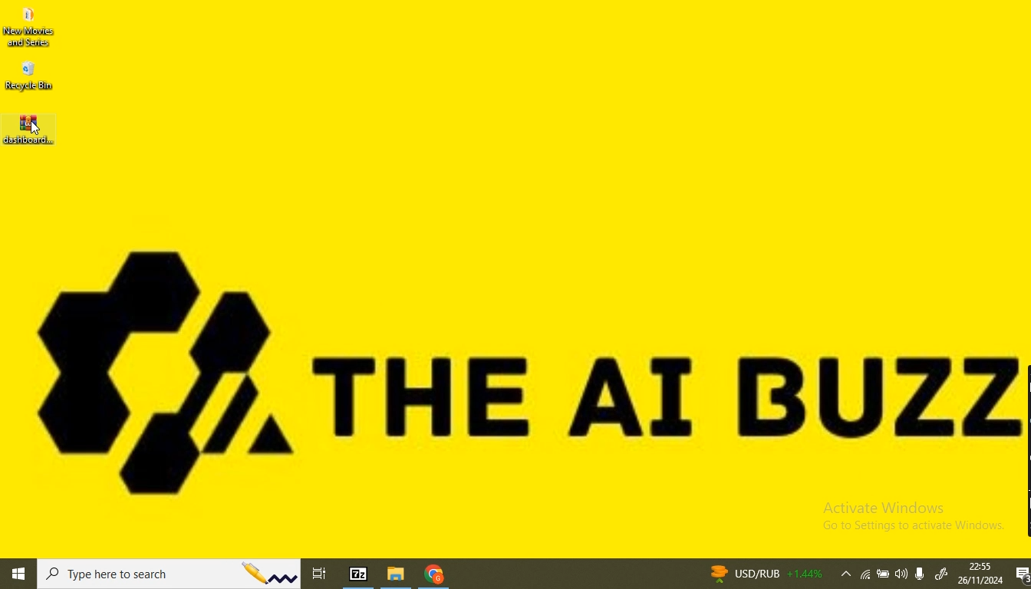  Describe the element at coordinates (433, 576) in the screenshot. I see `chrome` at that location.